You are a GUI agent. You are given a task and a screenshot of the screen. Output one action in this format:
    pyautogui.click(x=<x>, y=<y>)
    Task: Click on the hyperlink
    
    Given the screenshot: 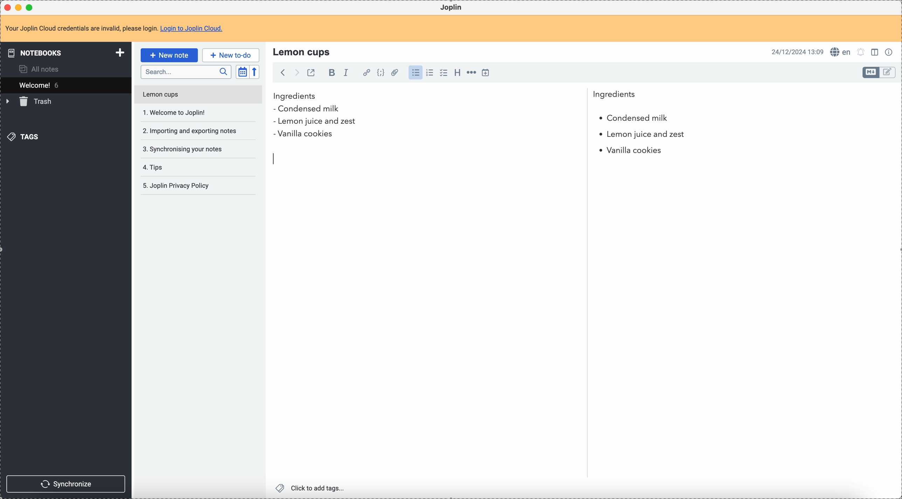 What is the action you would take?
    pyautogui.click(x=365, y=73)
    